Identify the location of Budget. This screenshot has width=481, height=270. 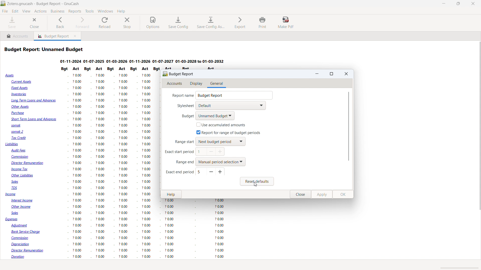
(183, 116).